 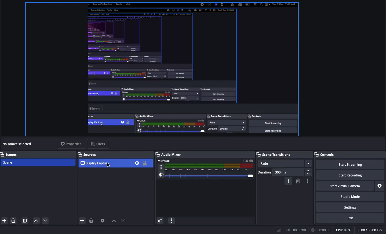 I want to click on Start recording, so click(x=349, y=175).